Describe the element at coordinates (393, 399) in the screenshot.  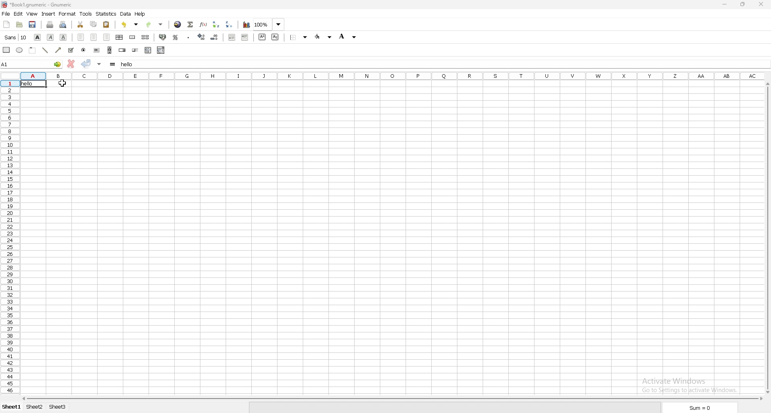
I see `scroll bar` at that location.